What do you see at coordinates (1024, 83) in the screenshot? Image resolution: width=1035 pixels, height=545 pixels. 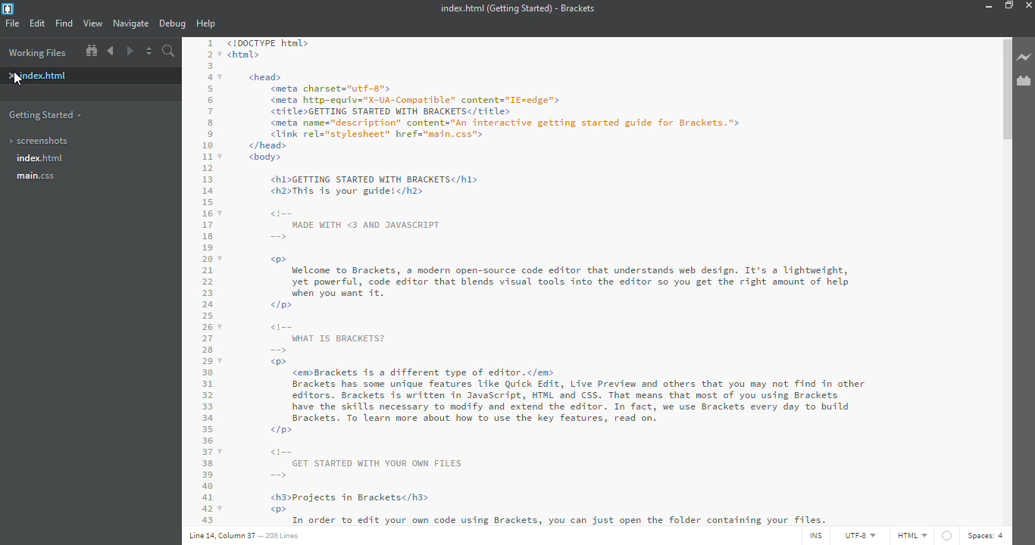 I see `extension manager` at bounding box center [1024, 83].